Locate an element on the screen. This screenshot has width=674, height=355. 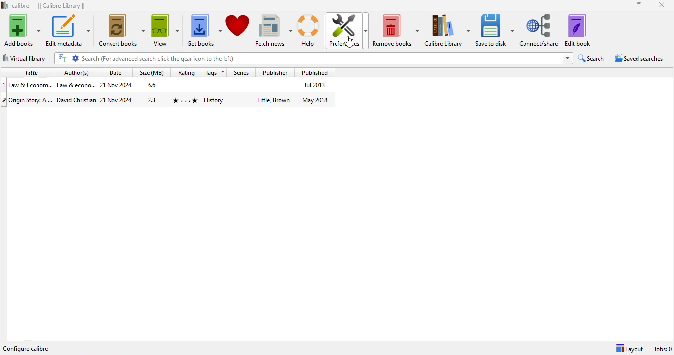
donate to support calibre is located at coordinates (238, 26).